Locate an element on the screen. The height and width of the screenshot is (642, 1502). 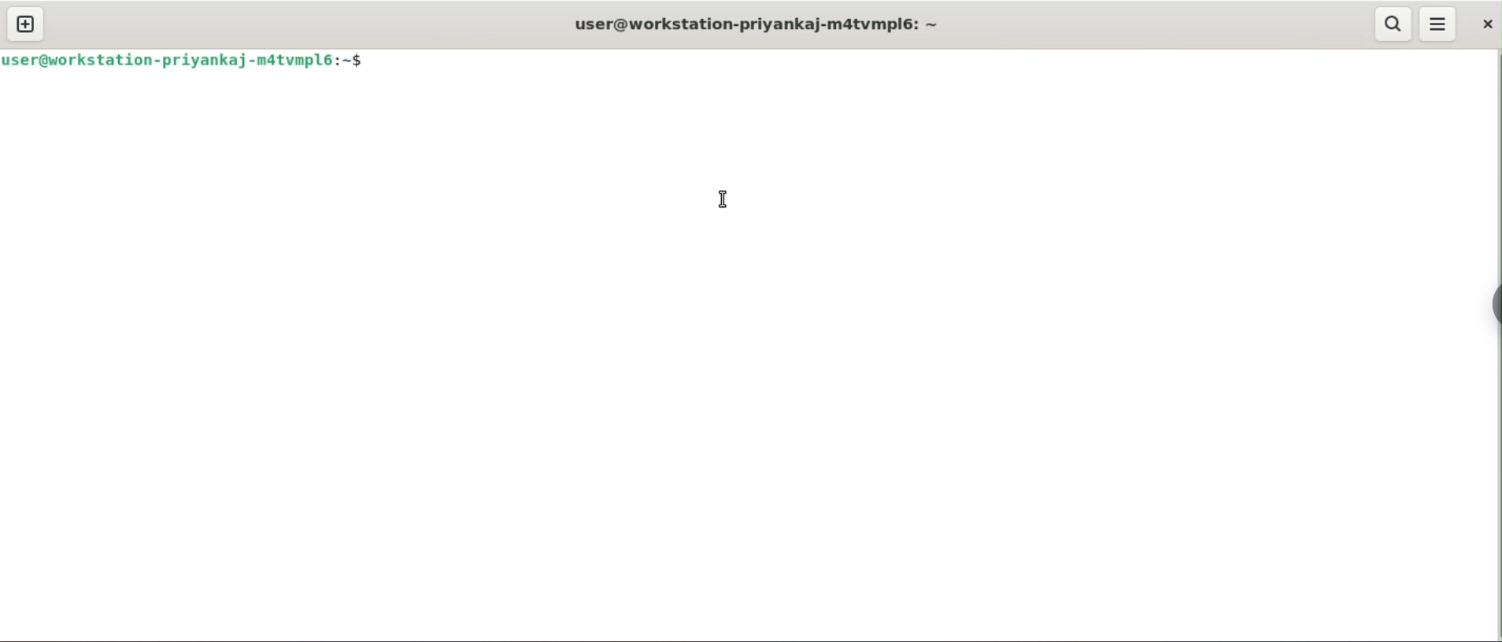
menu is located at coordinates (1439, 25).